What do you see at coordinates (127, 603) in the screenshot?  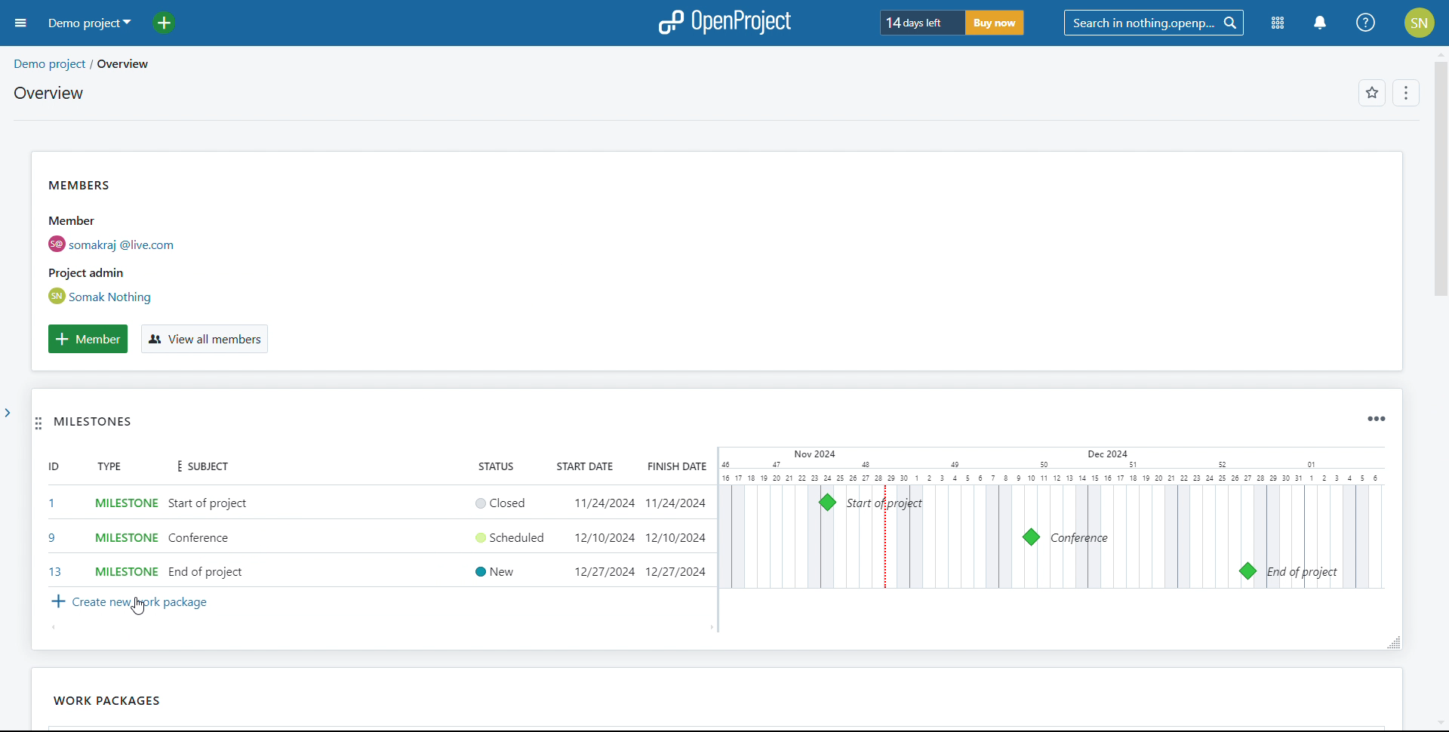 I see `create new work package` at bounding box center [127, 603].